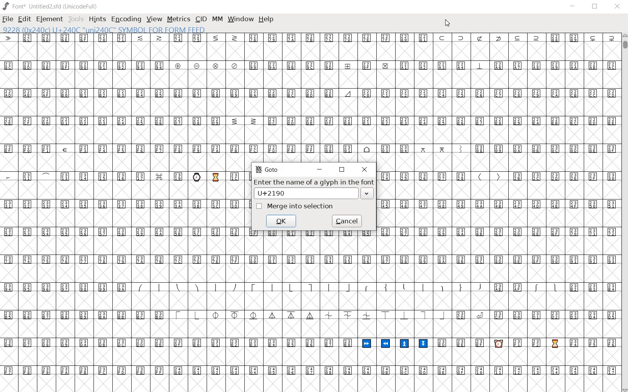 This screenshot has width=628, height=392. Describe the element at coordinates (200, 19) in the screenshot. I see `cid` at that location.